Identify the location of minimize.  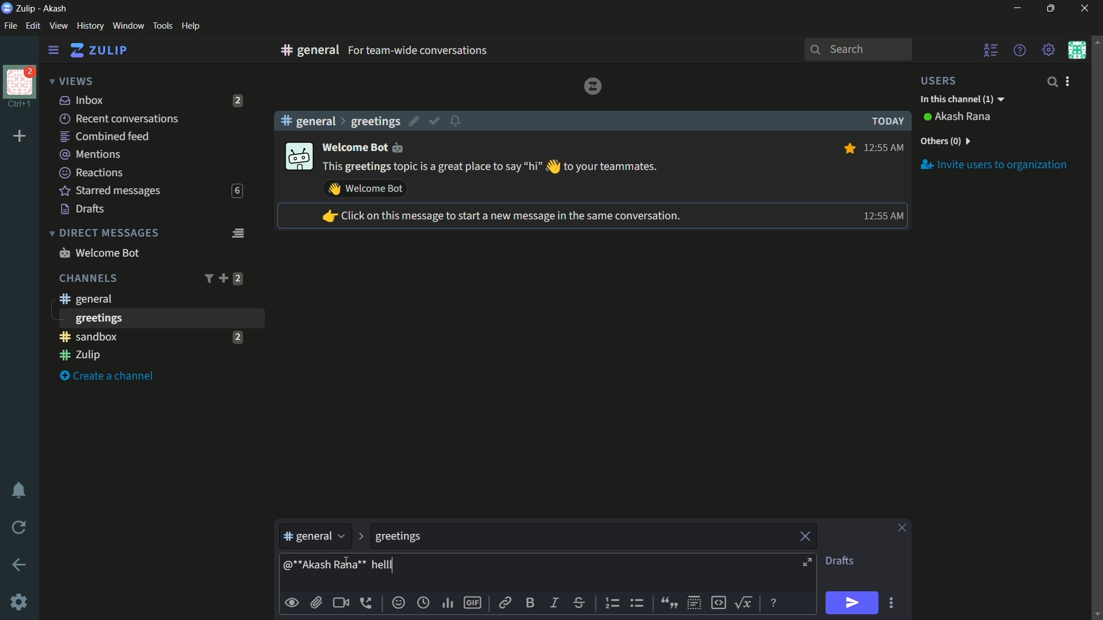
(1017, 9).